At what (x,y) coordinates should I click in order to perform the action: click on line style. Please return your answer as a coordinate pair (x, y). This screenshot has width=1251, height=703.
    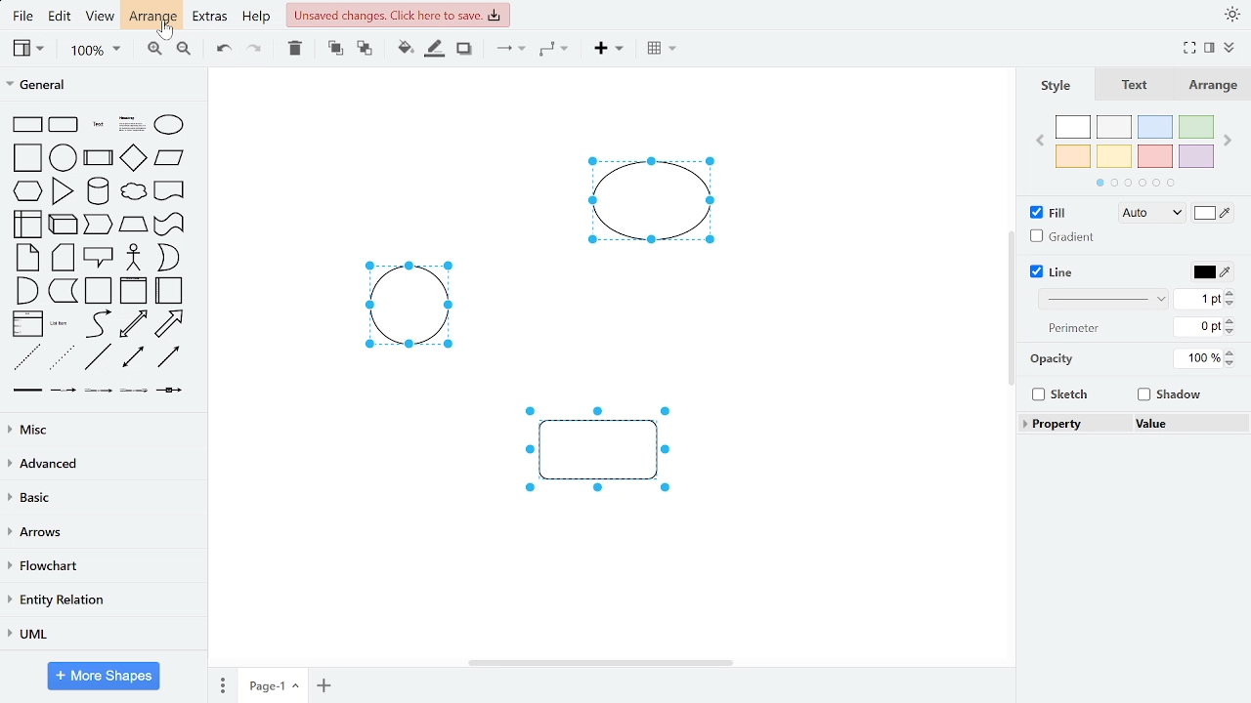
    Looking at the image, I should click on (1100, 300).